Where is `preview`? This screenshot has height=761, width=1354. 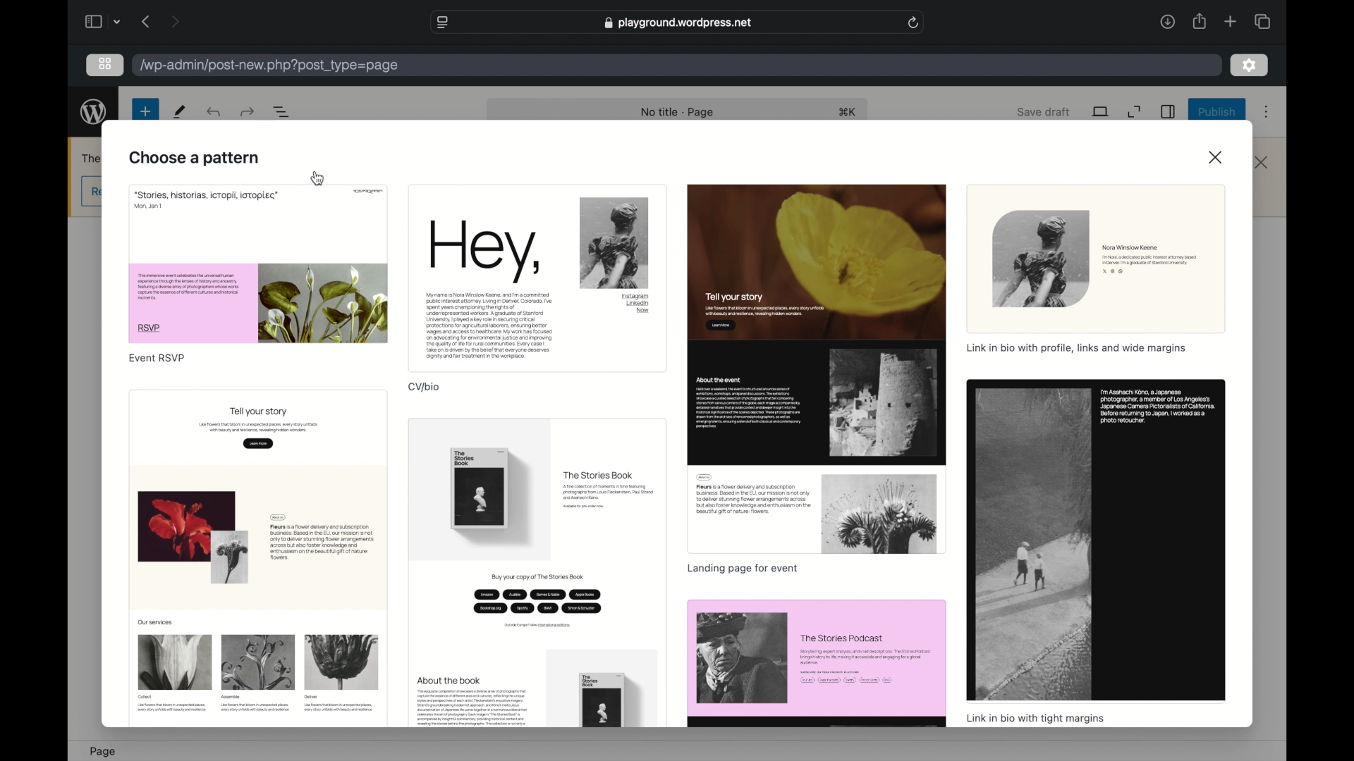
preview is located at coordinates (817, 370).